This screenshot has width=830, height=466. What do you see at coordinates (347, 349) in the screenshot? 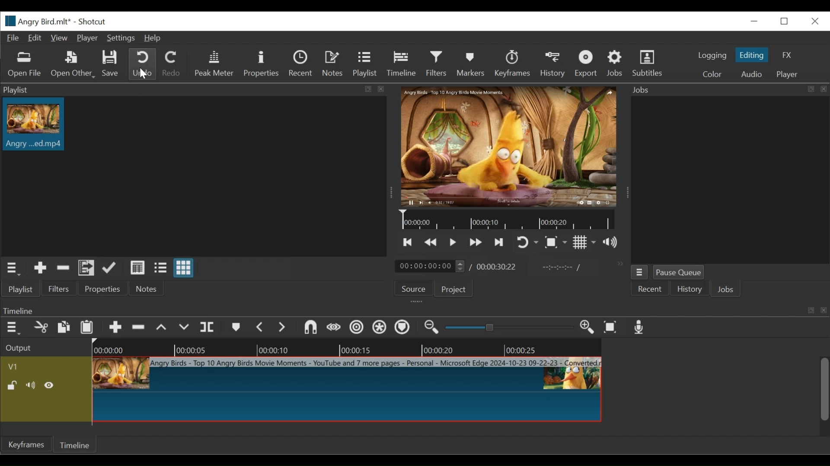
I see `Timeline` at bounding box center [347, 349].